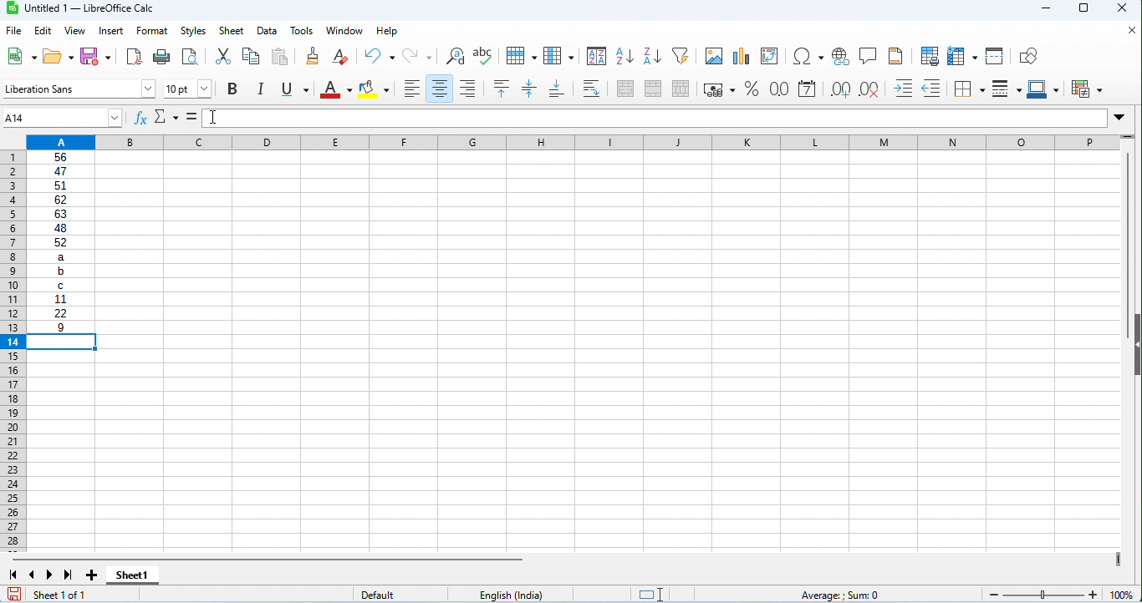 The width and height of the screenshot is (1142, 603). Describe the element at coordinates (713, 57) in the screenshot. I see `insert image` at that location.